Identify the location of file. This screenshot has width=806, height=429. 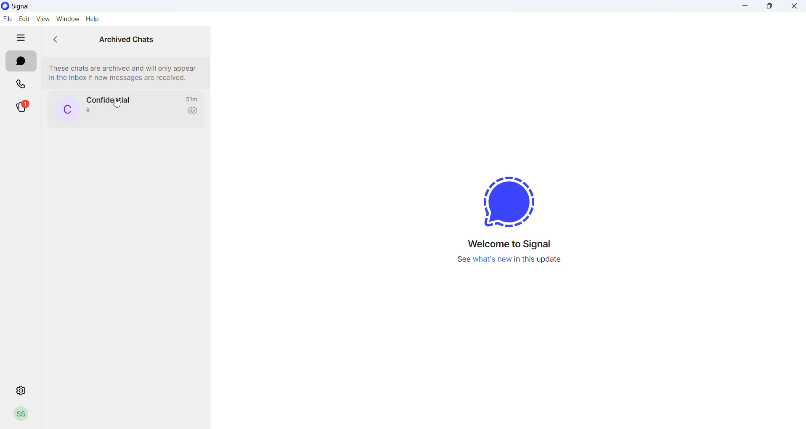
(8, 19).